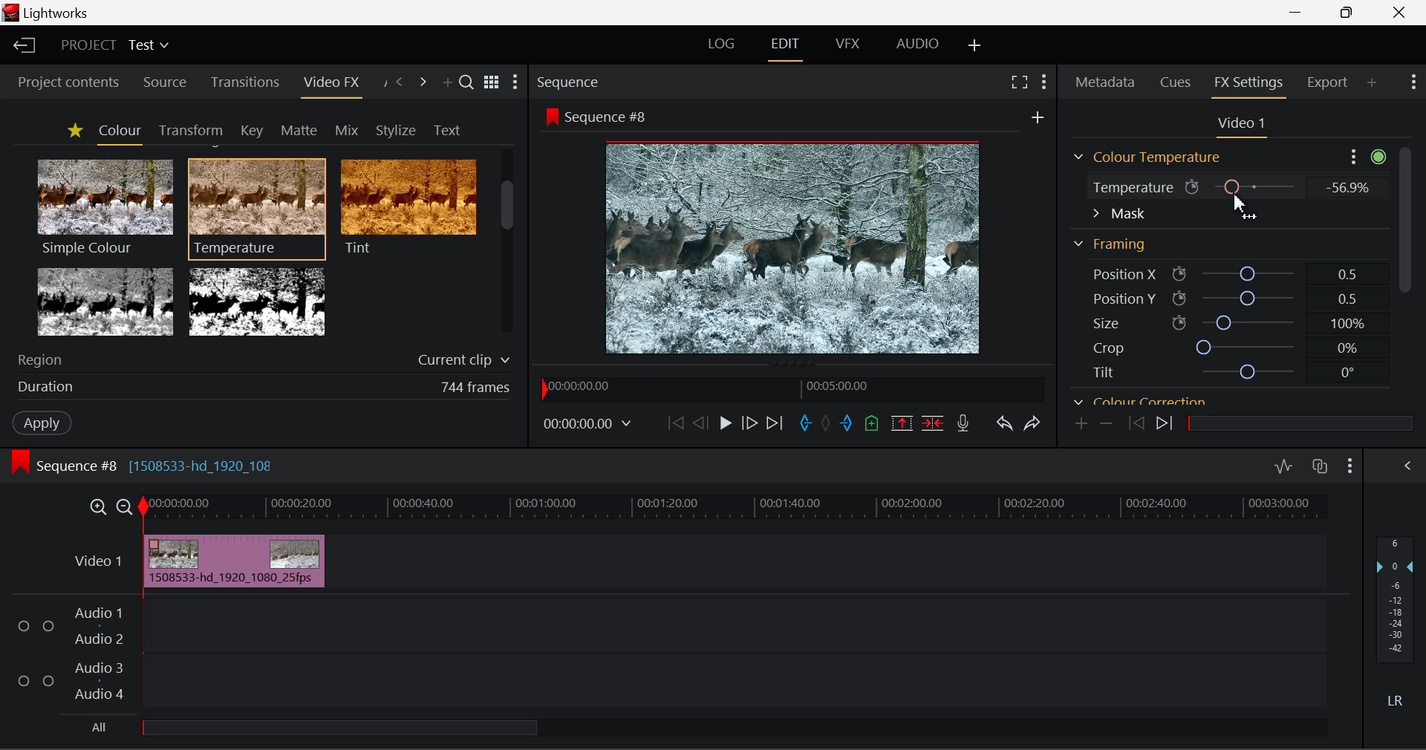 The height and width of the screenshot is (750, 1426). Describe the element at coordinates (159, 463) in the screenshot. I see `Sequence #8 [1508533-hd_1920_108` at that location.